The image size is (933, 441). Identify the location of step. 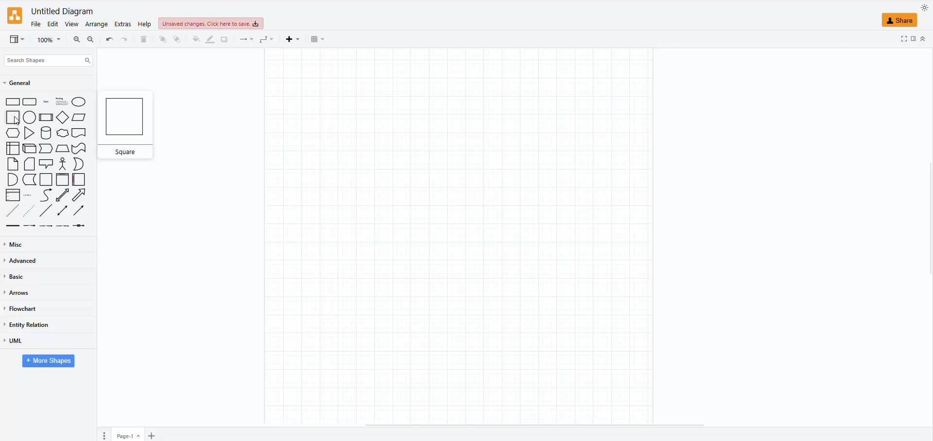
(45, 149).